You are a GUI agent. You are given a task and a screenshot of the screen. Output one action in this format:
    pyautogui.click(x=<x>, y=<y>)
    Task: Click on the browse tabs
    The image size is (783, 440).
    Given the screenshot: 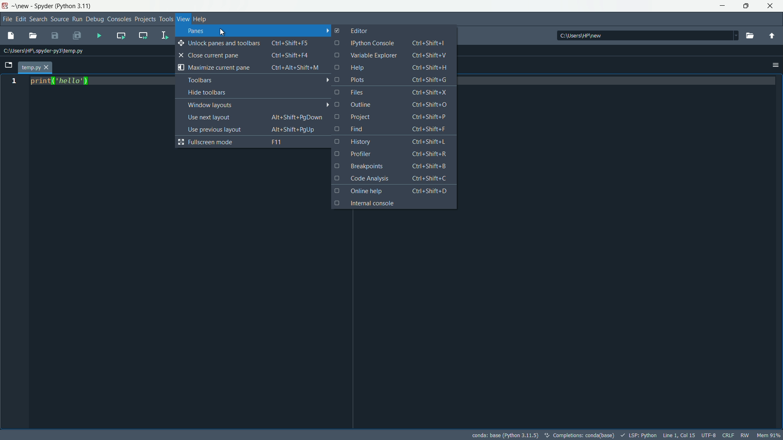 What is the action you would take?
    pyautogui.click(x=9, y=65)
    